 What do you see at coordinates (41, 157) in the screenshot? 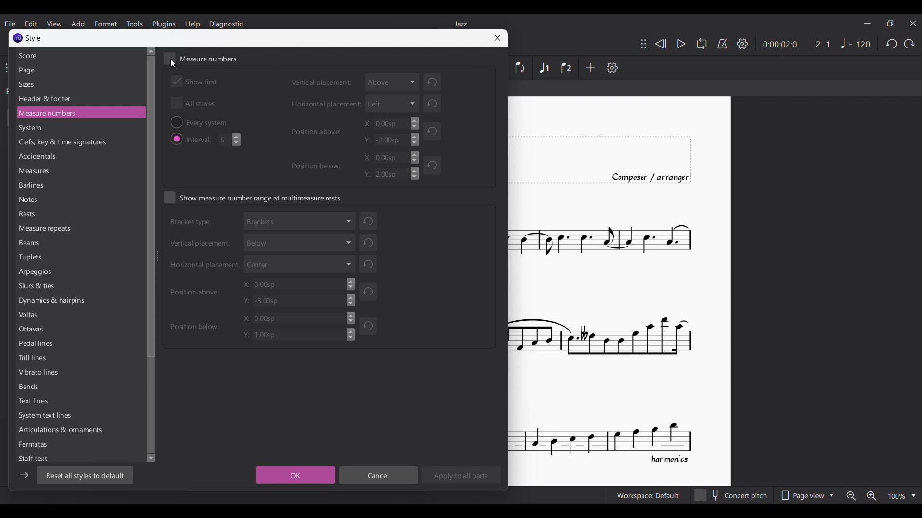
I see `Accidentals` at bounding box center [41, 157].